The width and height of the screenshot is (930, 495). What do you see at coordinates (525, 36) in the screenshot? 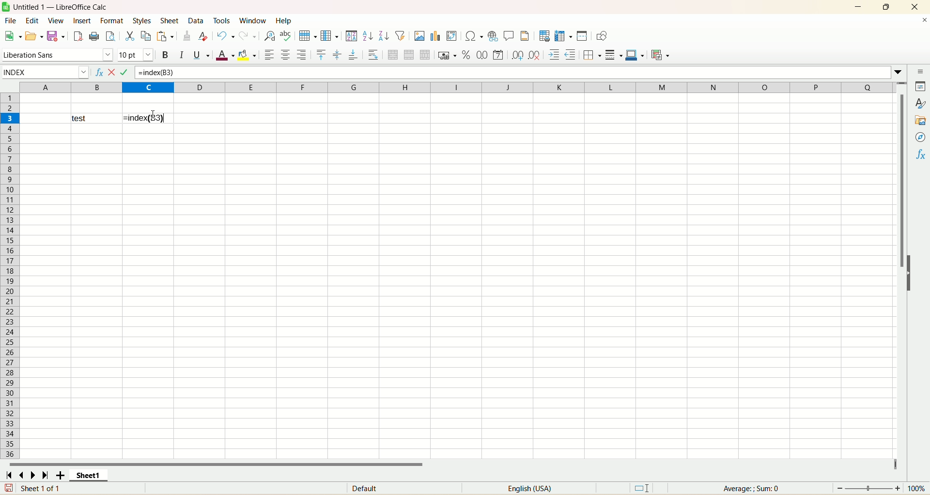
I see `Header and footer` at bounding box center [525, 36].